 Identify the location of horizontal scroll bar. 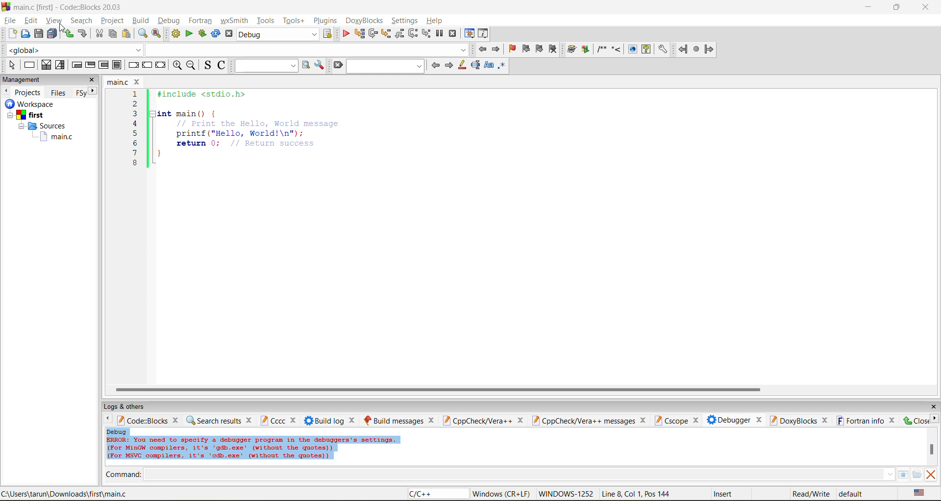
(438, 388).